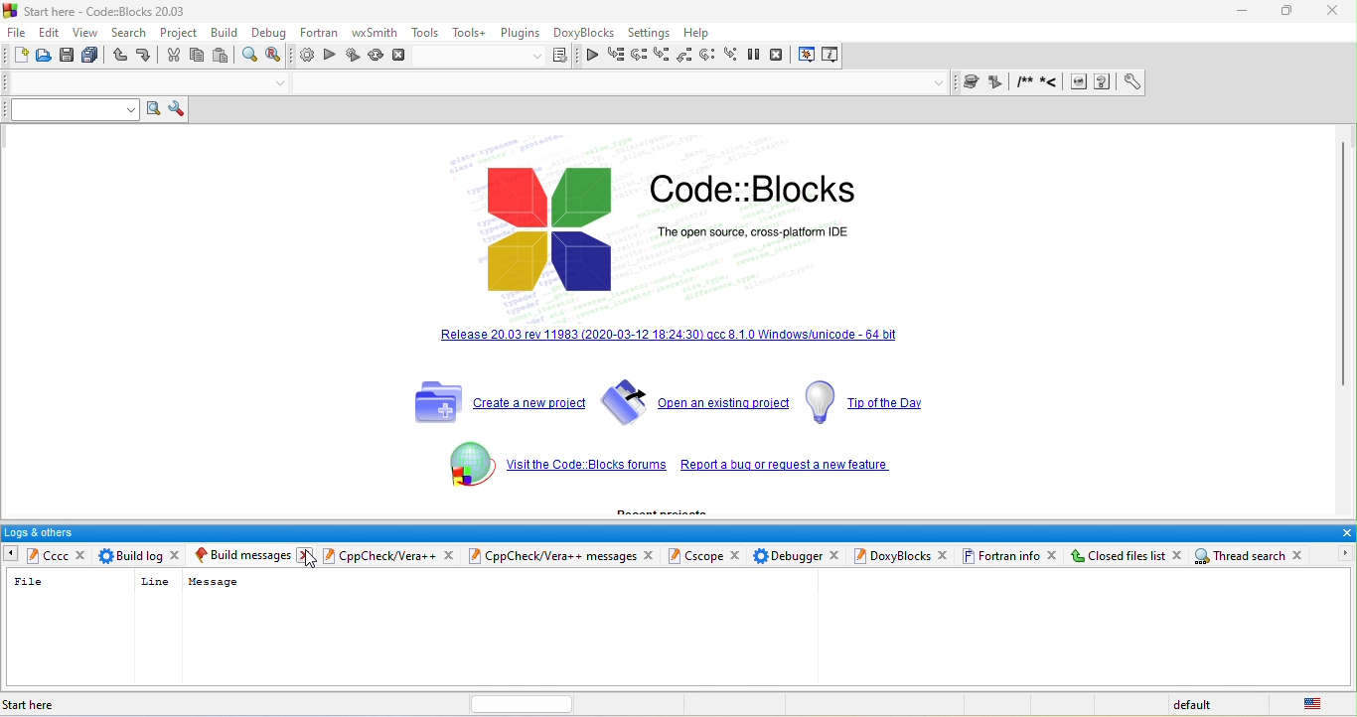 This screenshot has height=717, width=1357. I want to click on wxsmith, so click(376, 34).